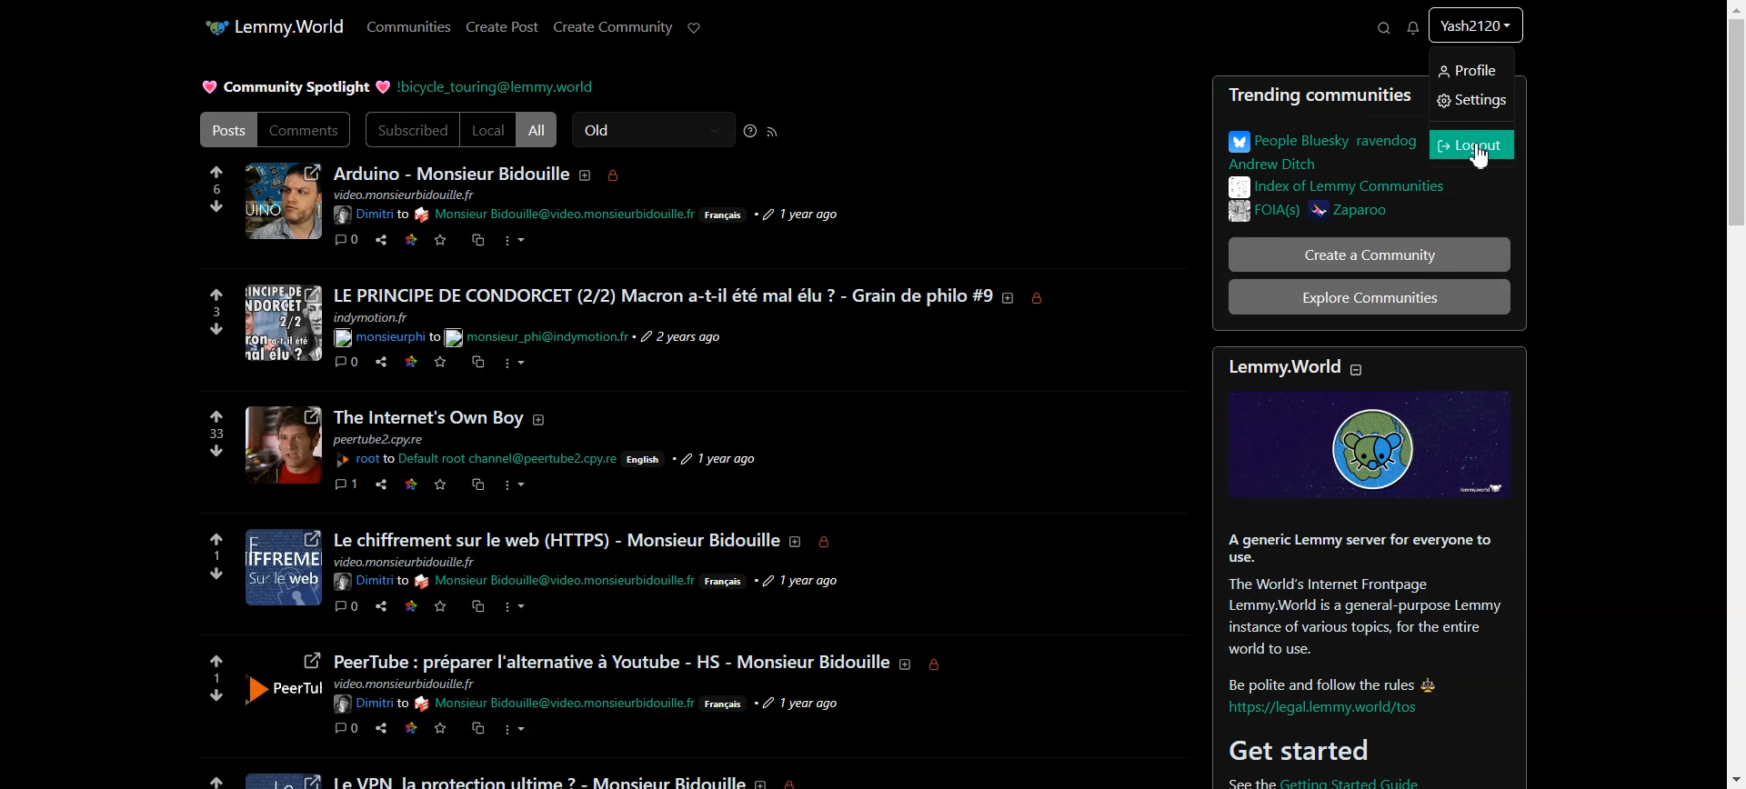  I want to click on Local, so click(487, 130).